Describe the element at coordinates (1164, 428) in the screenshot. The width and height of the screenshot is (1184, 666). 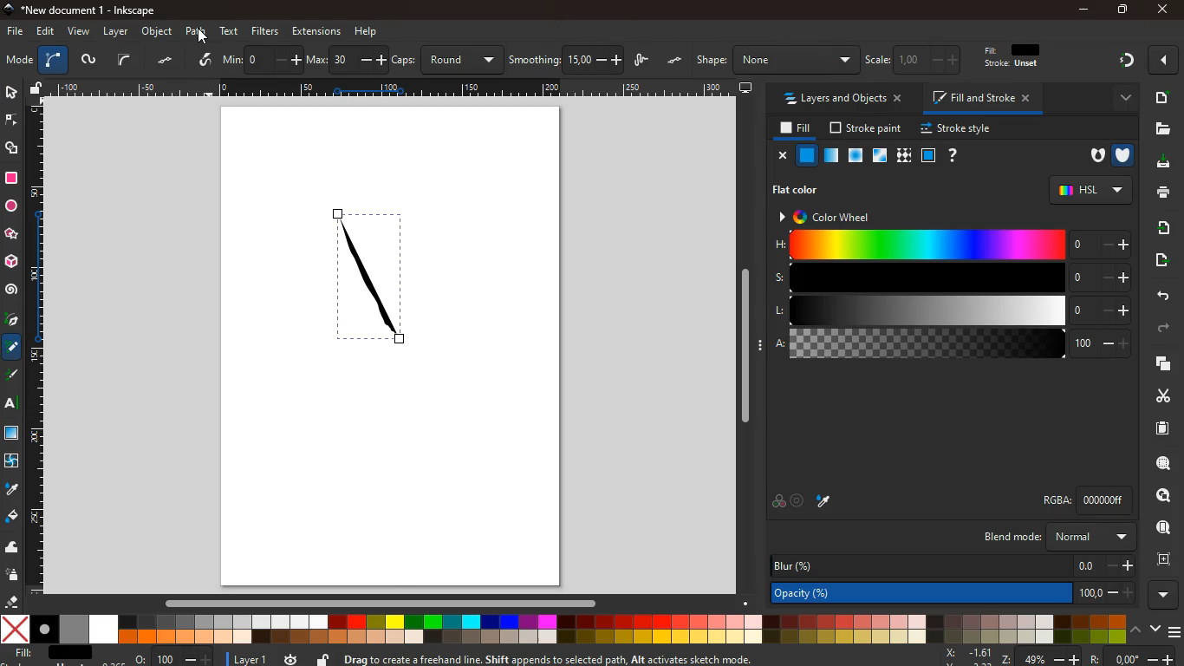
I see `document` at that location.